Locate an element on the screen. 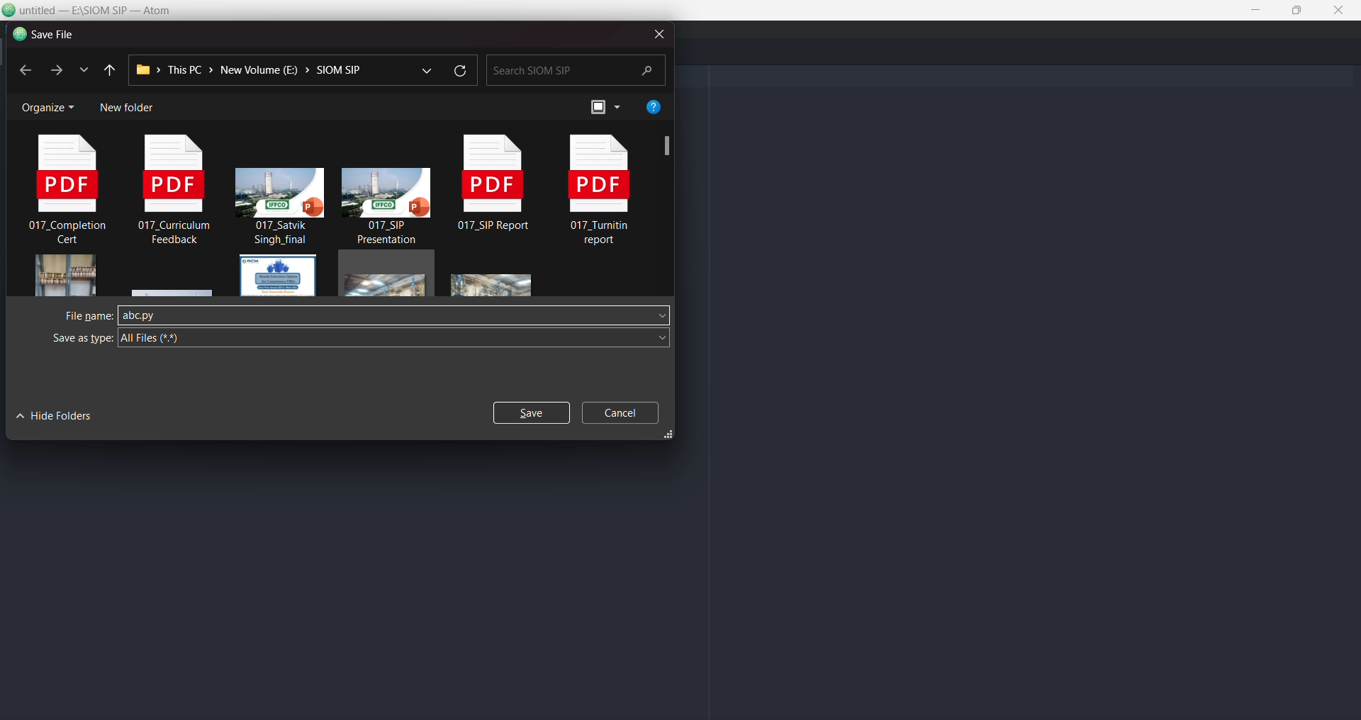 This screenshot has width=1361, height=720. refresh is located at coordinates (460, 70).